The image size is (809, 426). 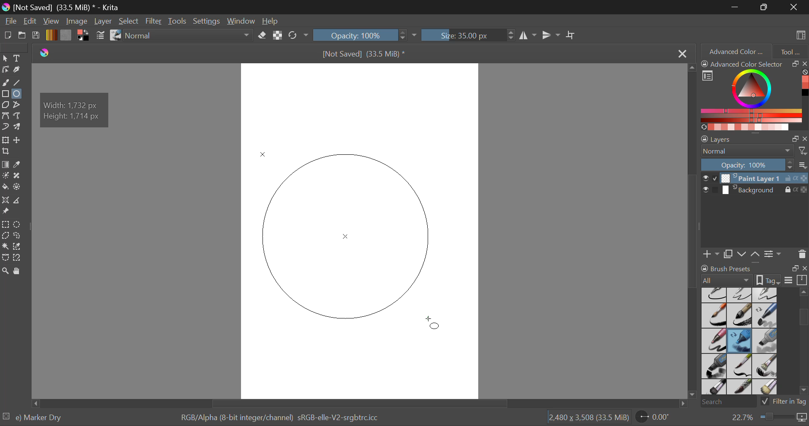 What do you see at coordinates (790, 51) in the screenshot?
I see `Tool` at bounding box center [790, 51].